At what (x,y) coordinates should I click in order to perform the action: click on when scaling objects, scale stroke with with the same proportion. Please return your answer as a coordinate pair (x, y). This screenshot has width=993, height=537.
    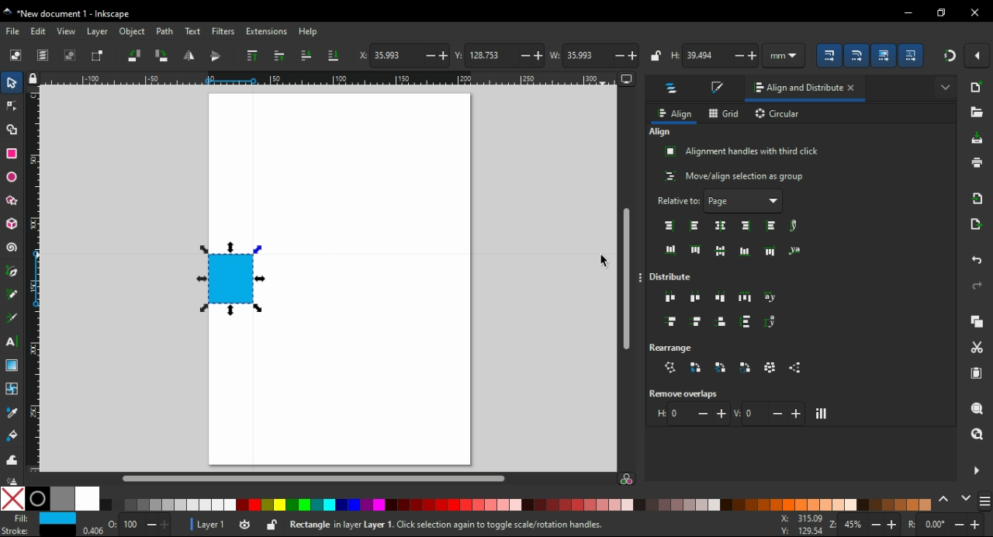
    Looking at the image, I should click on (831, 57).